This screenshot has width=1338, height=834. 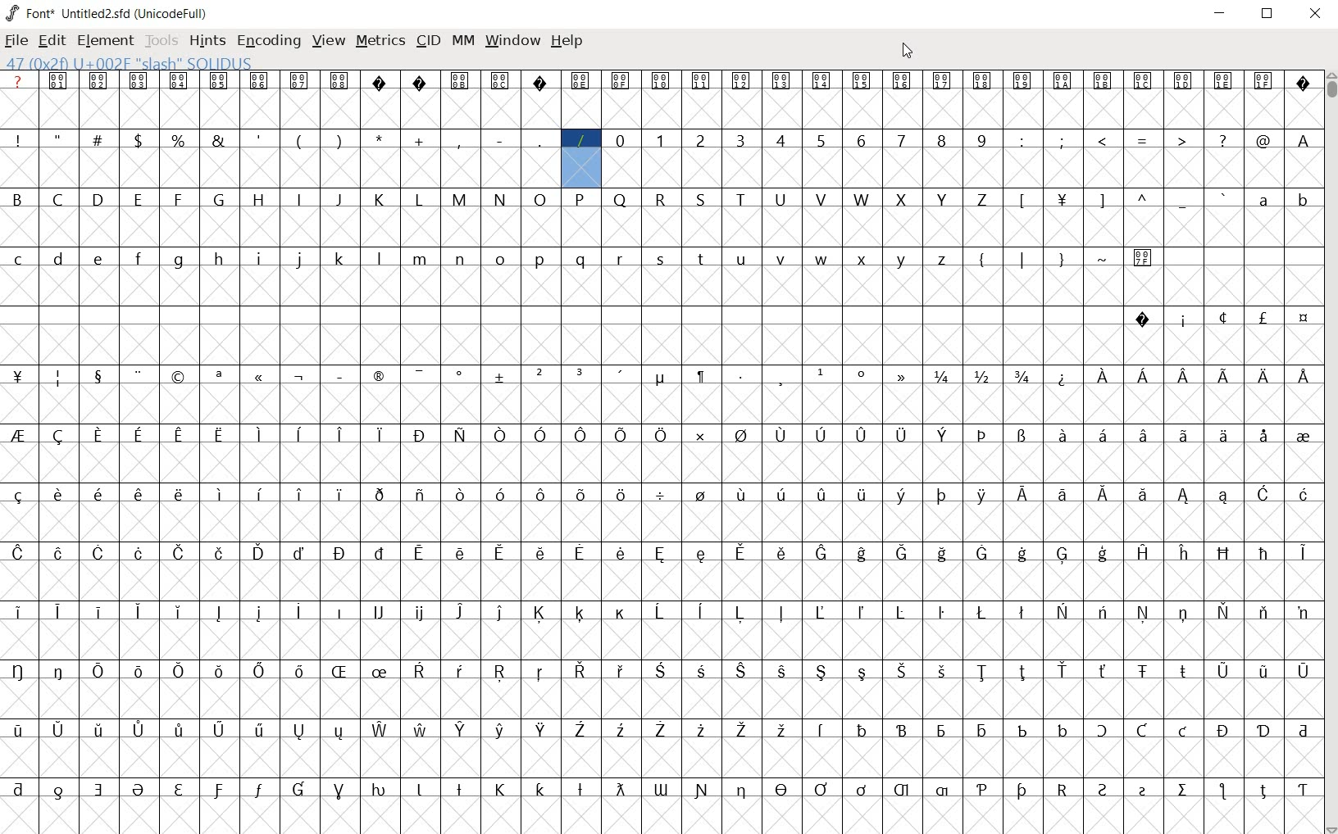 I want to click on glyph, so click(x=59, y=729).